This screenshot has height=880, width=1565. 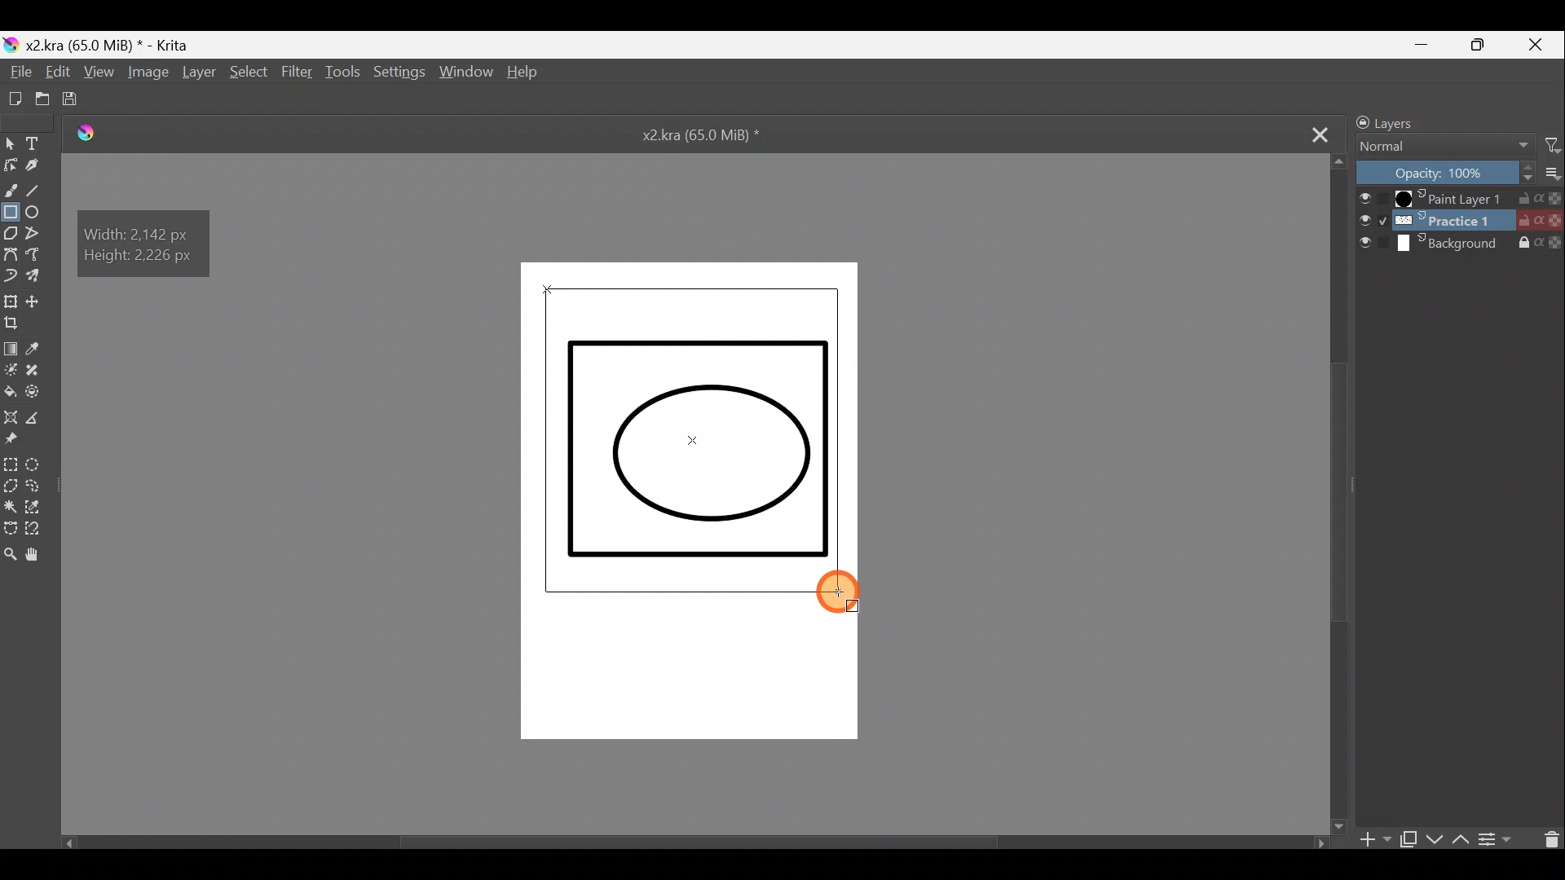 What do you see at coordinates (343, 72) in the screenshot?
I see `Tools` at bounding box center [343, 72].